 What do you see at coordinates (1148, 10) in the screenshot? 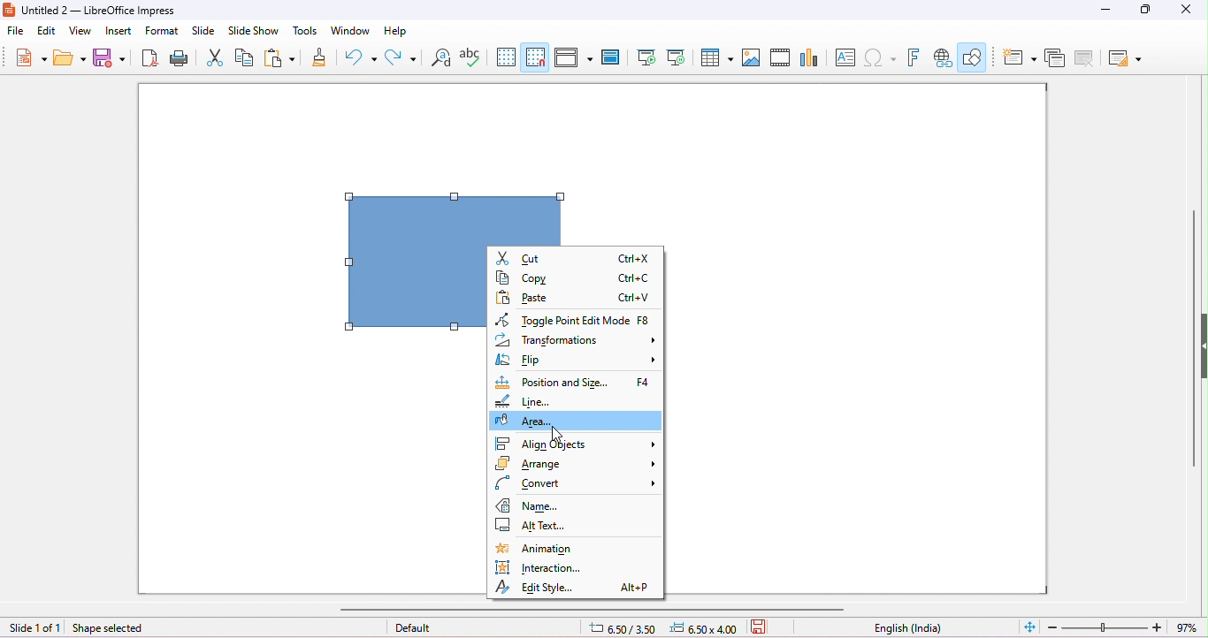
I see `maximize` at bounding box center [1148, 10].